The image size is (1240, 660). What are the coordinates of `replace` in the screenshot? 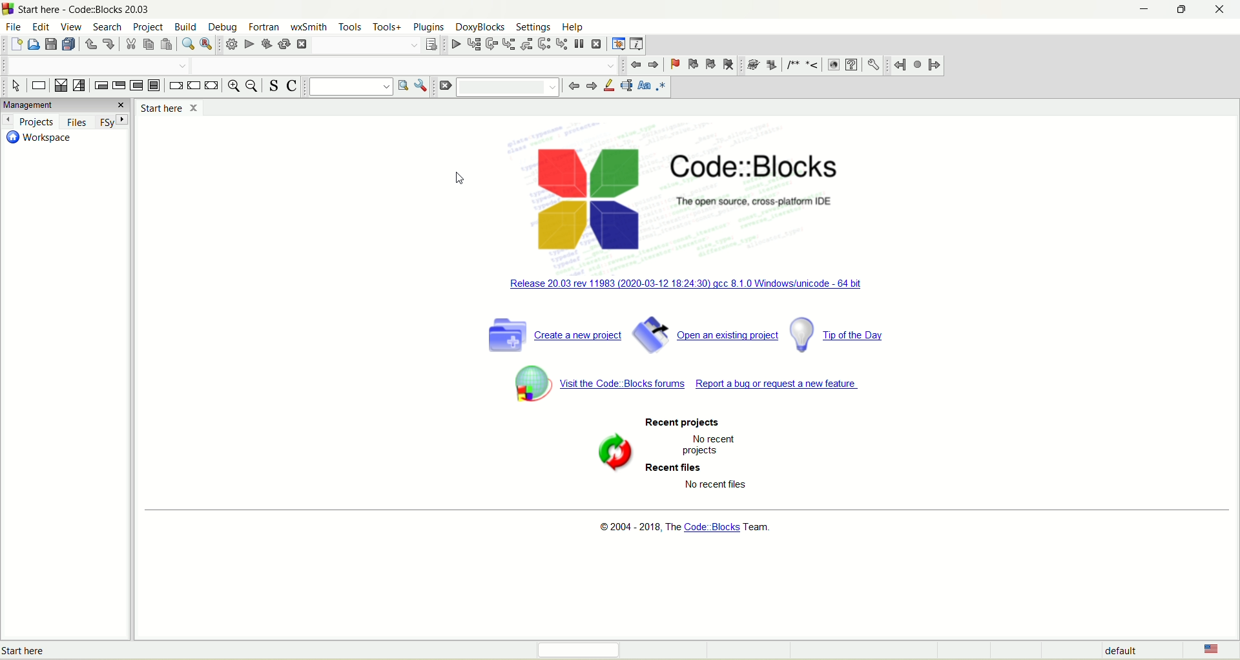 It's located at (206, 43).